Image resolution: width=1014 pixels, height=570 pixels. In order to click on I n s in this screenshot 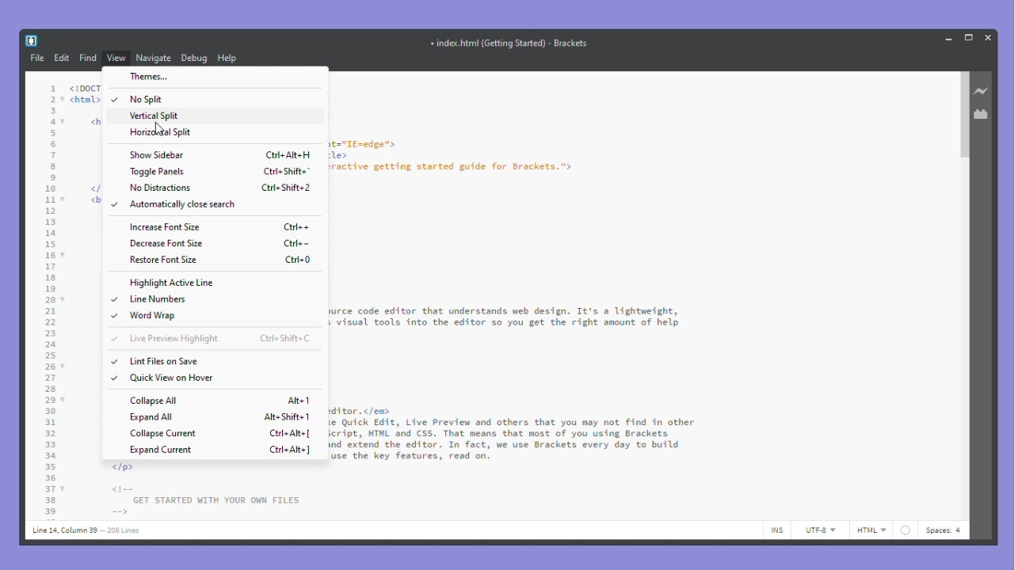, I will do `click(778, 530)`.